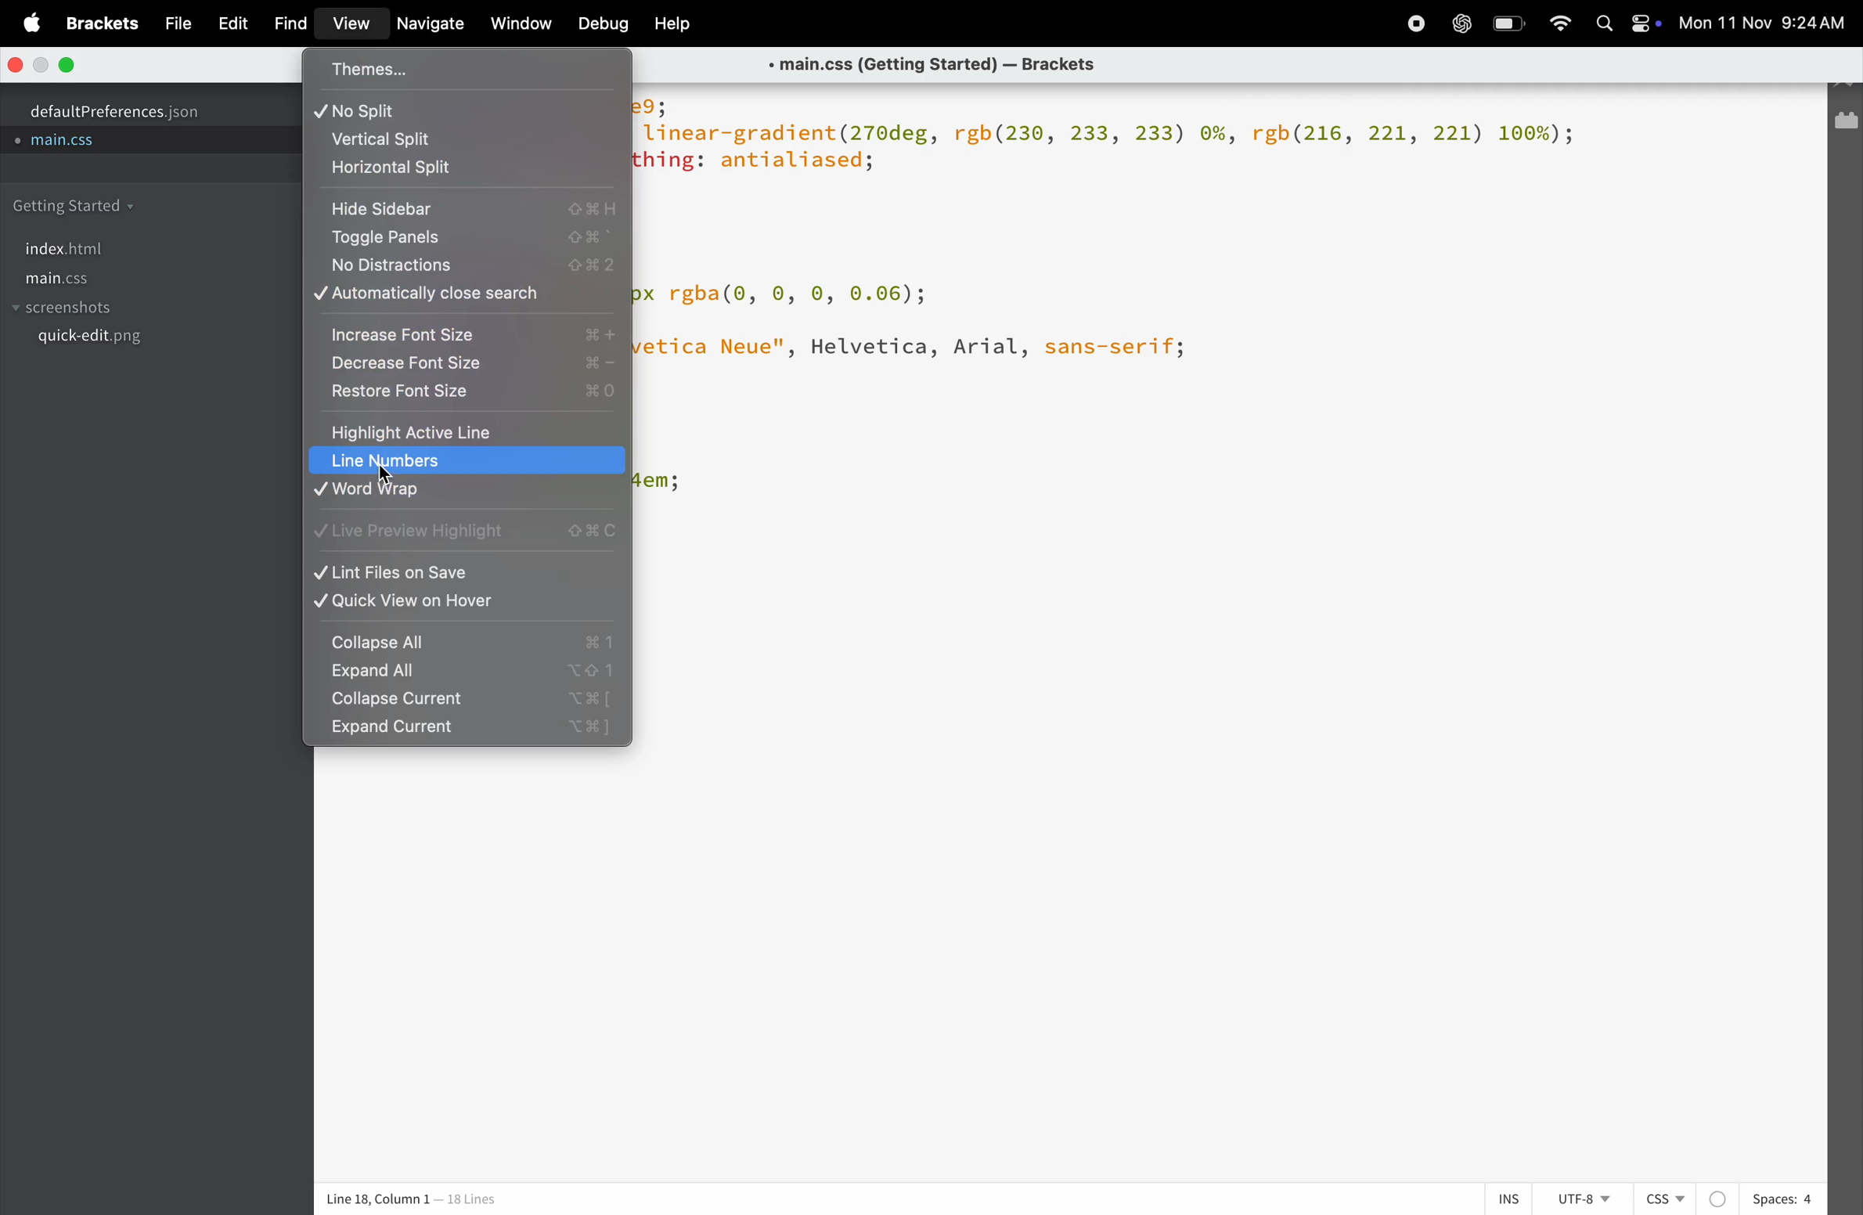  I want to click on wifi, so click(1559, 23).